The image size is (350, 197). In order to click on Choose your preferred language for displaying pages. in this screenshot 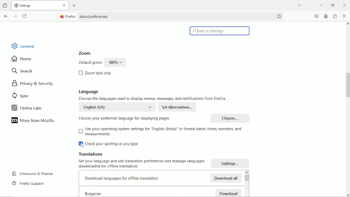, I will do `click(124, 119)`.